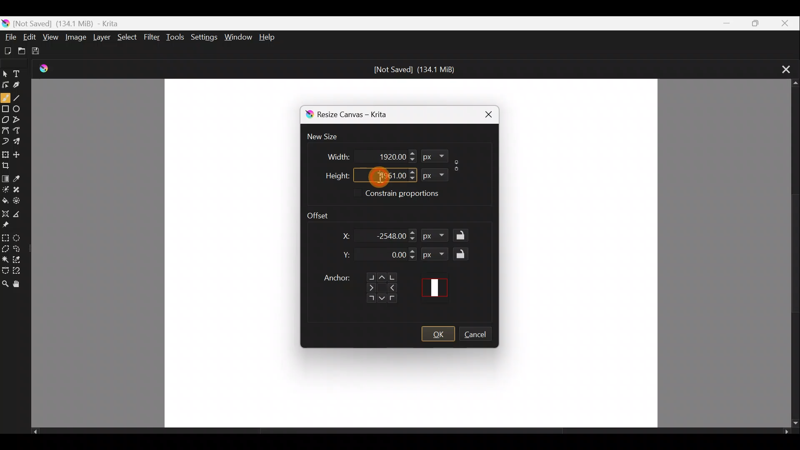 The width and height of the screenshot is (800, 450). What do you see at coordinates (411, 433) in the screenshot?
I see `Scroll bar` at bounding box center [411, 433].